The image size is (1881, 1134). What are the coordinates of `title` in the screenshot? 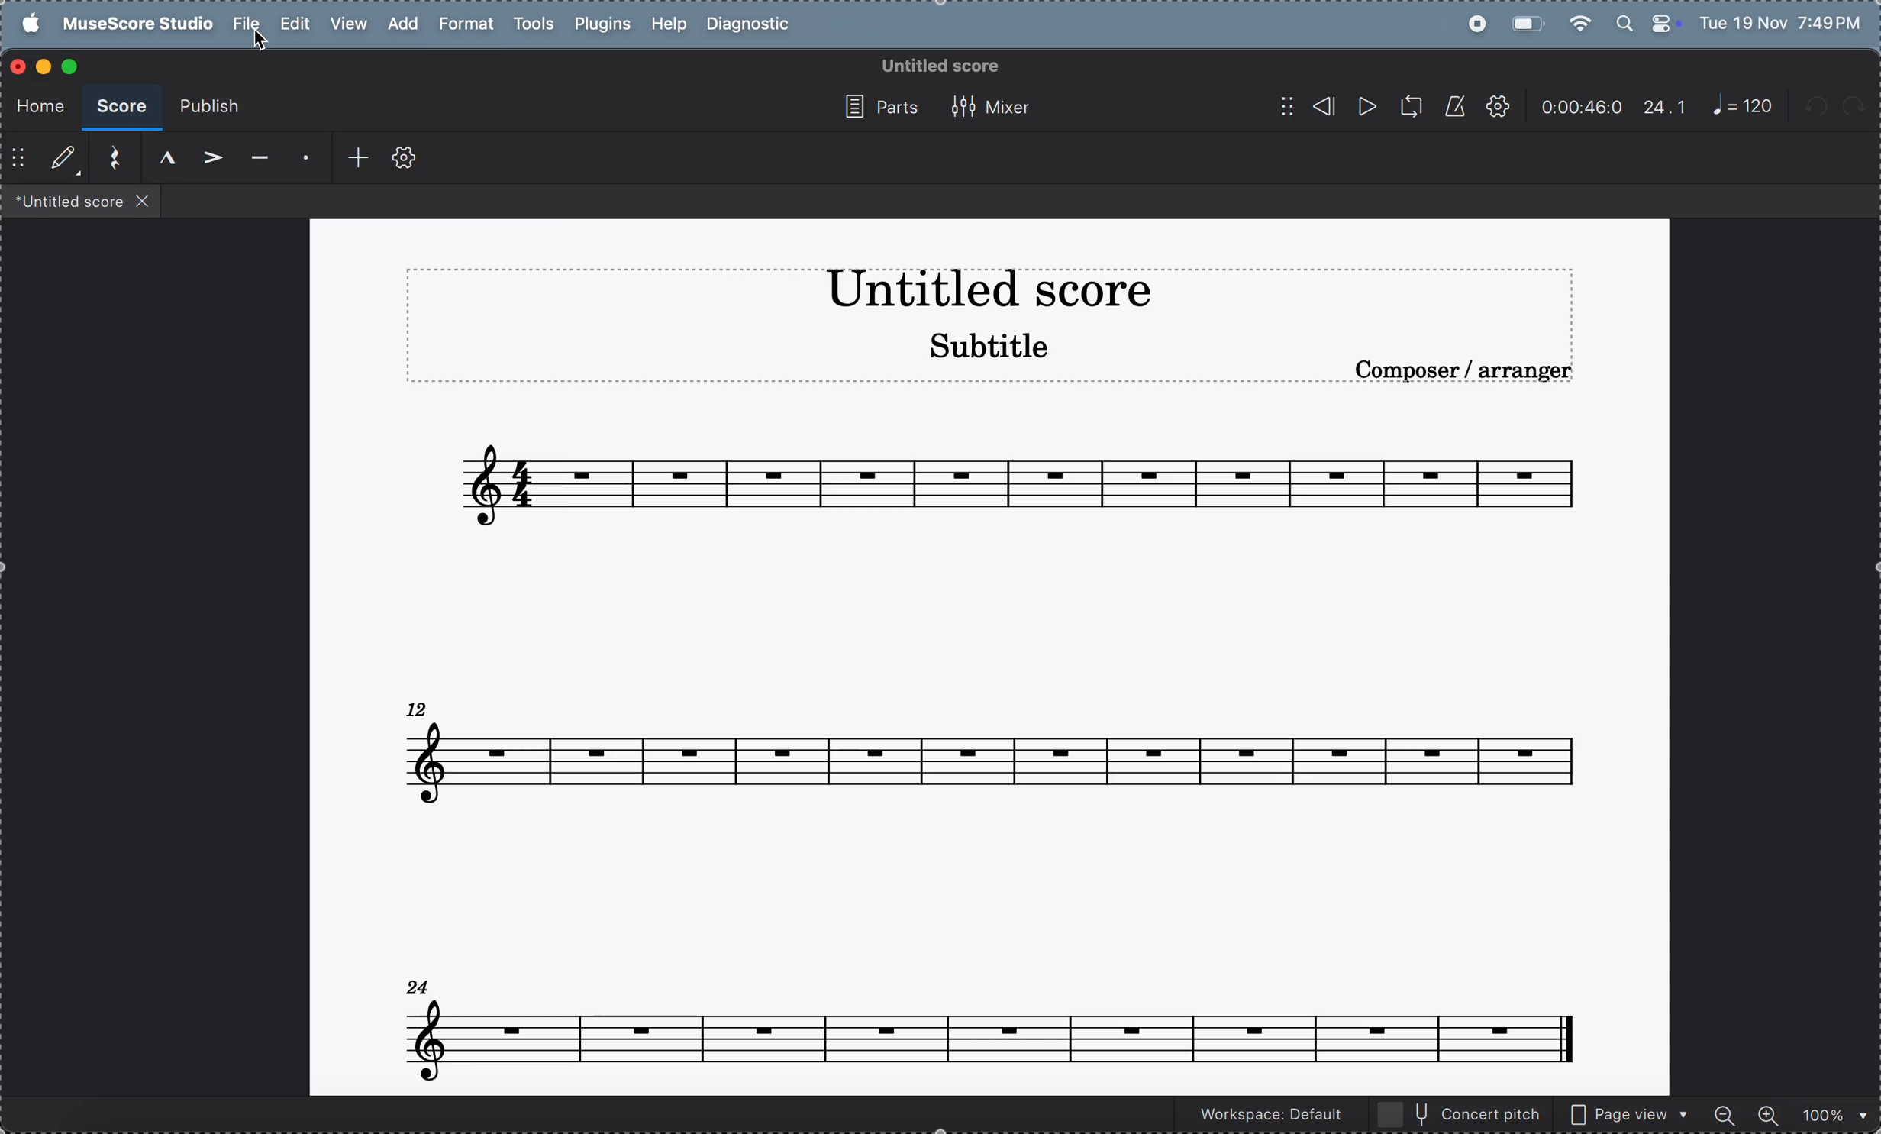 It's located at (988, 293).